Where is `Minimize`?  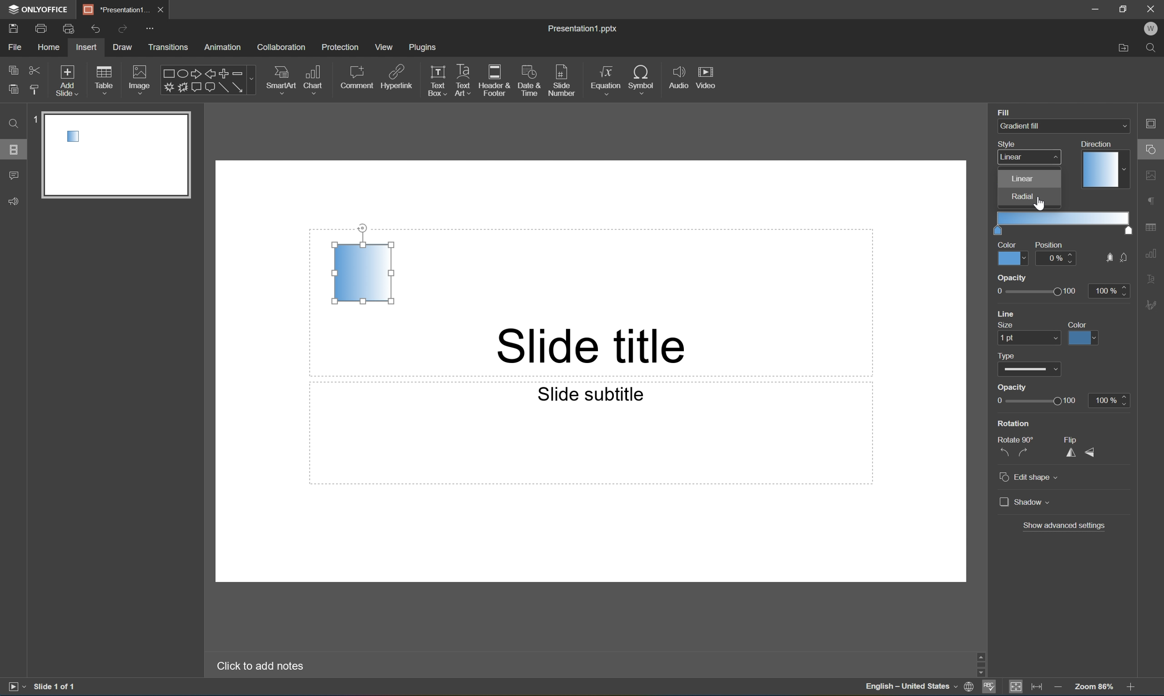
Minimize is located at coordinates (1095, 8).